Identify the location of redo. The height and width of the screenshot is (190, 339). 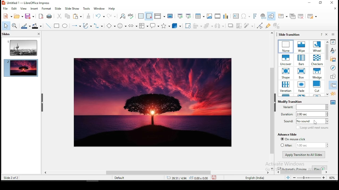
(112, 16).